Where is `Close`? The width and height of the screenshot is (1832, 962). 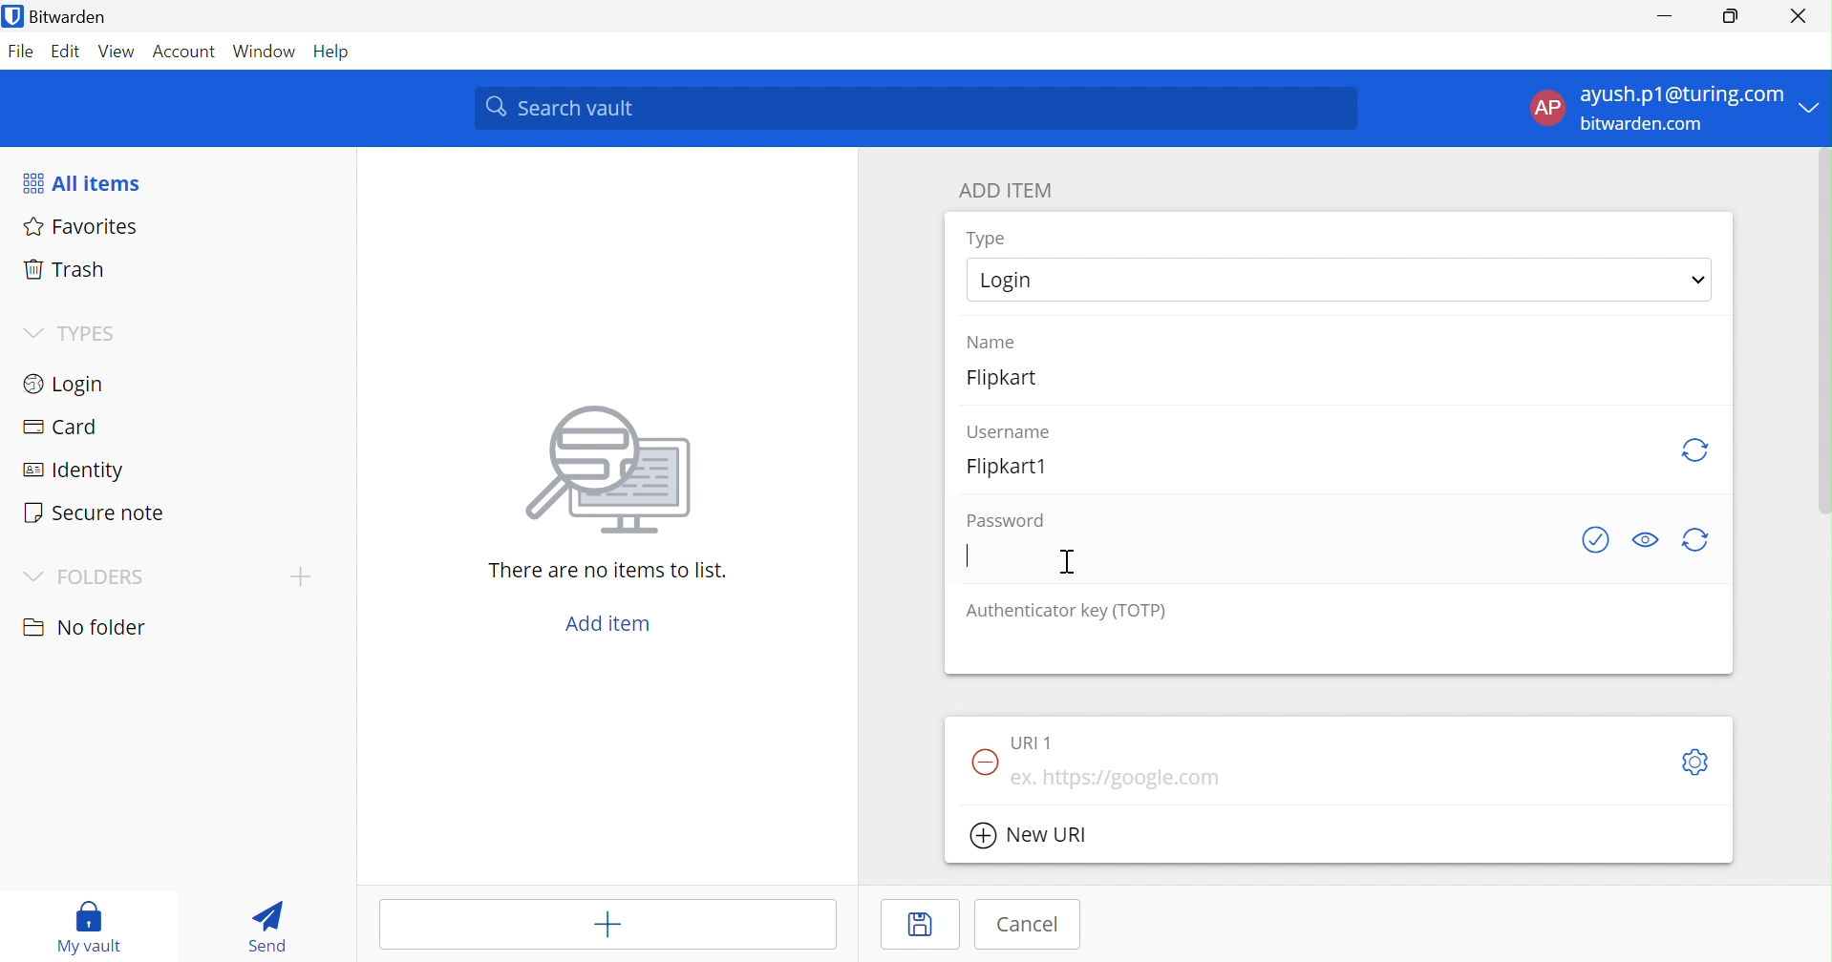 Close is located at coordinates (1800, 16).